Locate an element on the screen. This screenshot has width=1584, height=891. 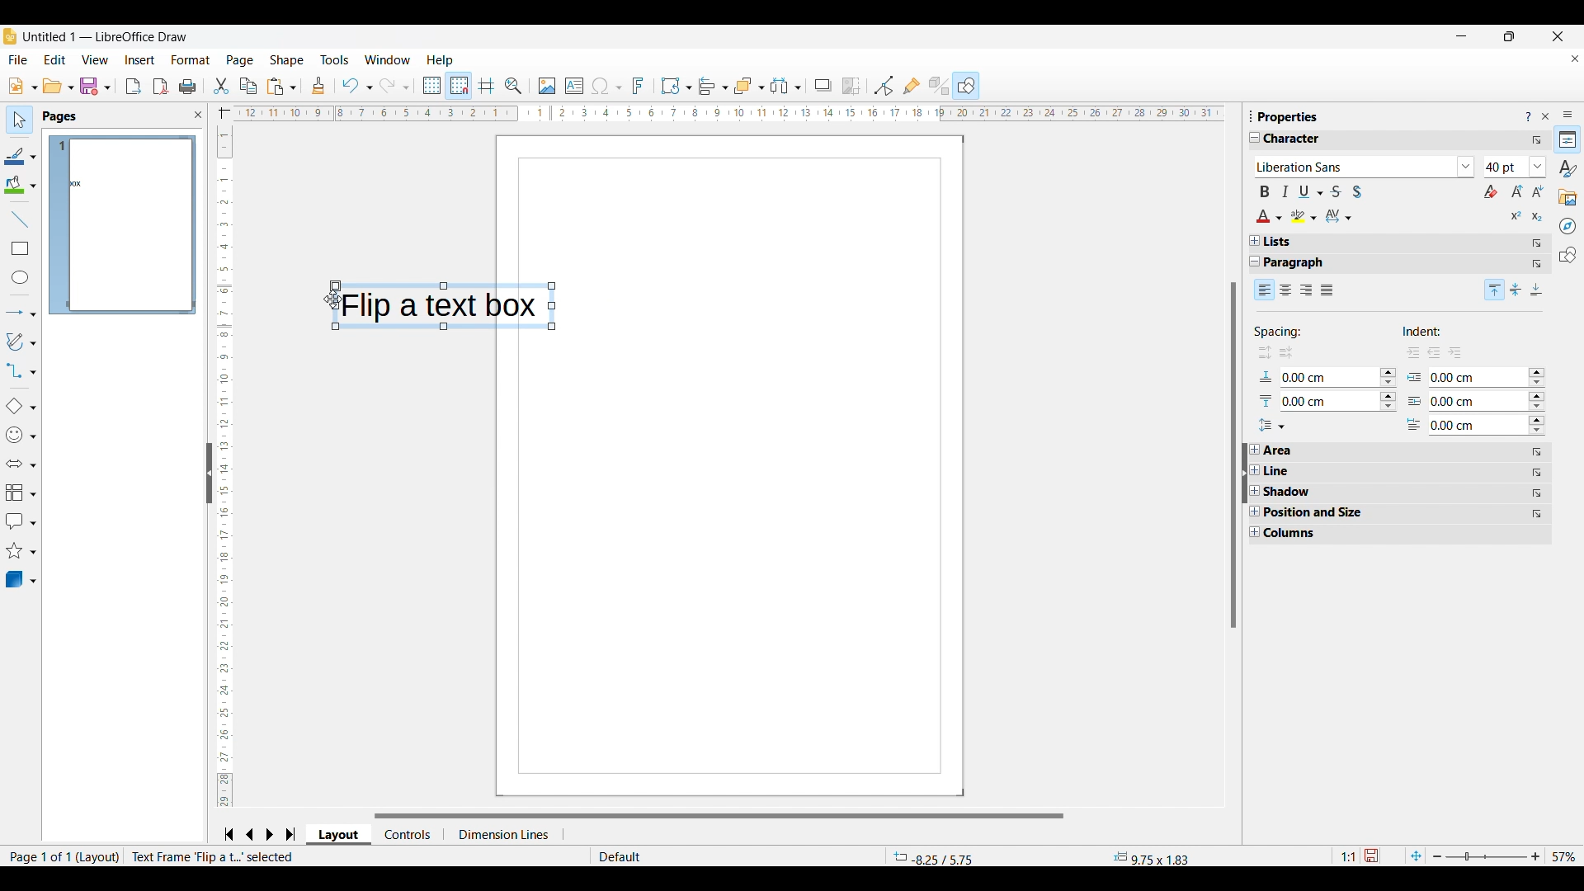
More options is located at coordinates (1537, 140).